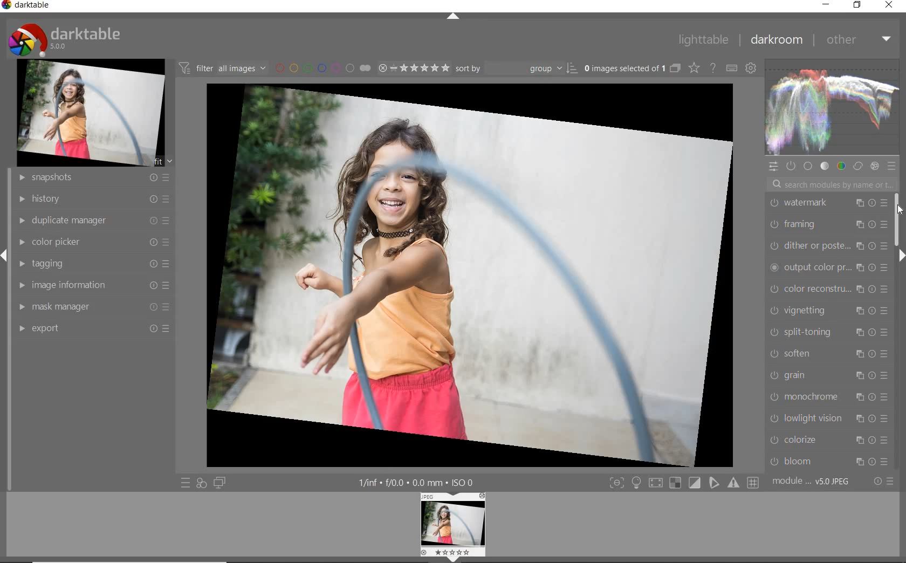 The image size is (906, 563). I want to click on grain, so click(829, 375).